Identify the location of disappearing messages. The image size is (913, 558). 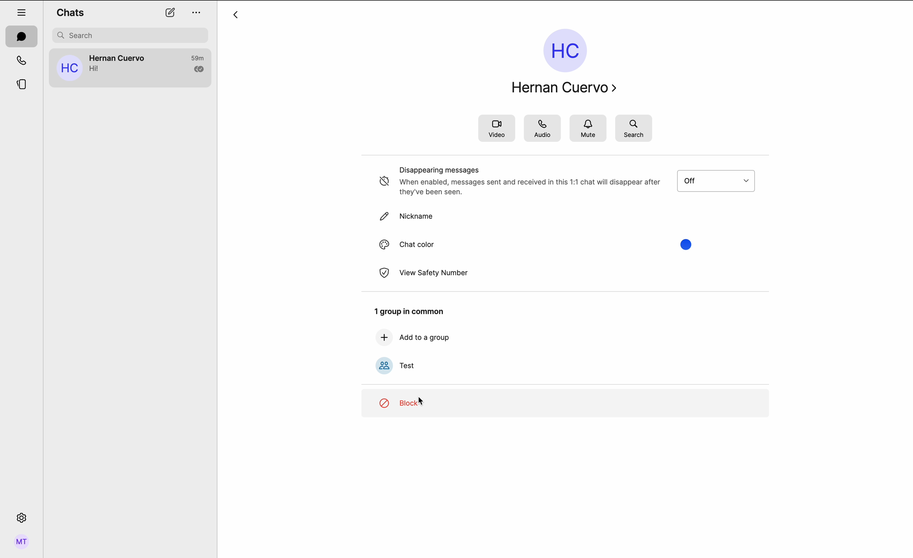
(569, 181).